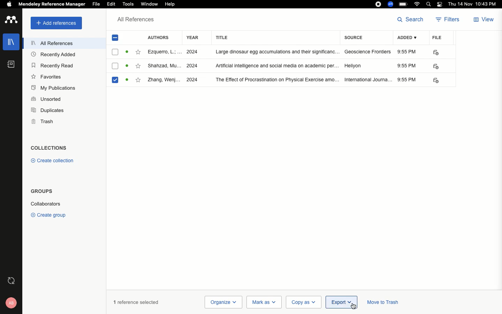  What do you see at coordinates (483, 20) in the screenshot?
I see `View` at bounding box center [483, 20].